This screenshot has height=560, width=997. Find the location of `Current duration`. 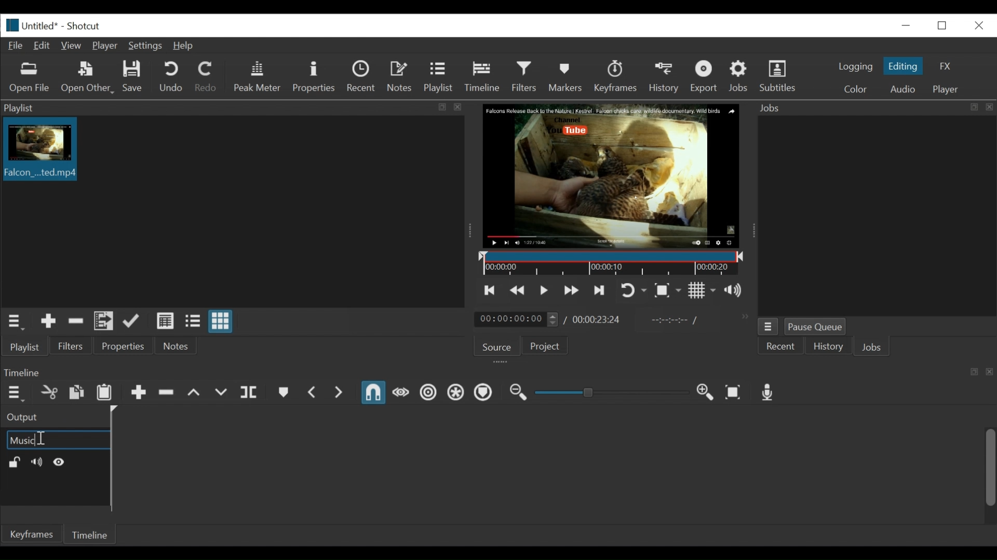

Current duration is located at coordinates (517, 320).